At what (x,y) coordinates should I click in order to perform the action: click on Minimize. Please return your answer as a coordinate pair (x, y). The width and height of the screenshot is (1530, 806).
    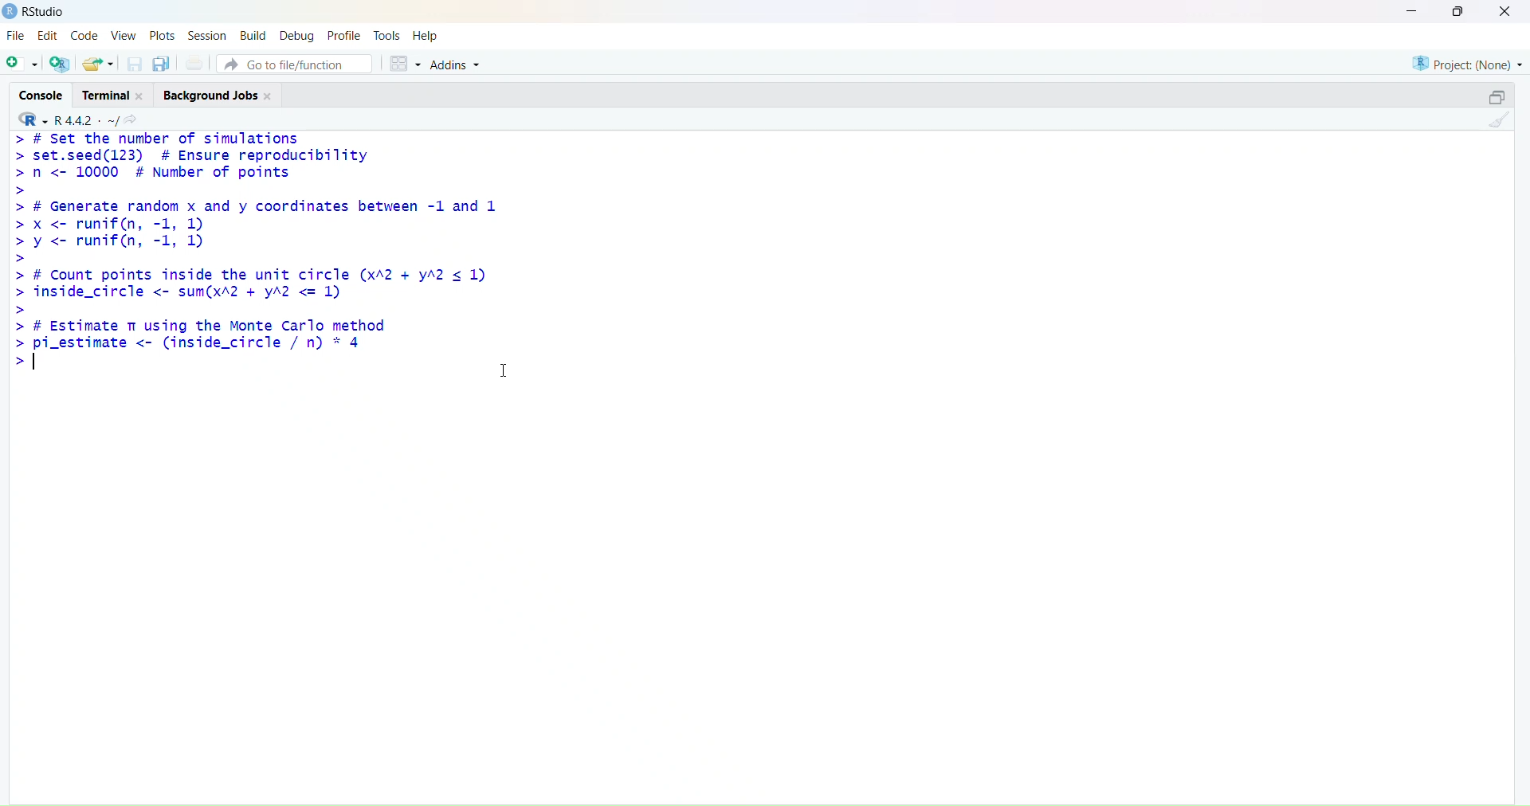
    Looking at the image, I should click on (1411, 11).